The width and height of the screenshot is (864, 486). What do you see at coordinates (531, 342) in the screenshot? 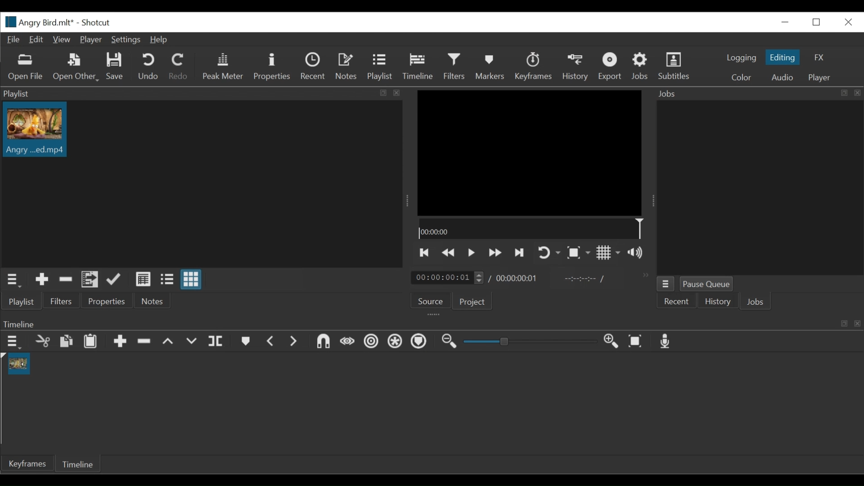
I see `Zoom Slider` at bounding box center [531, 342].